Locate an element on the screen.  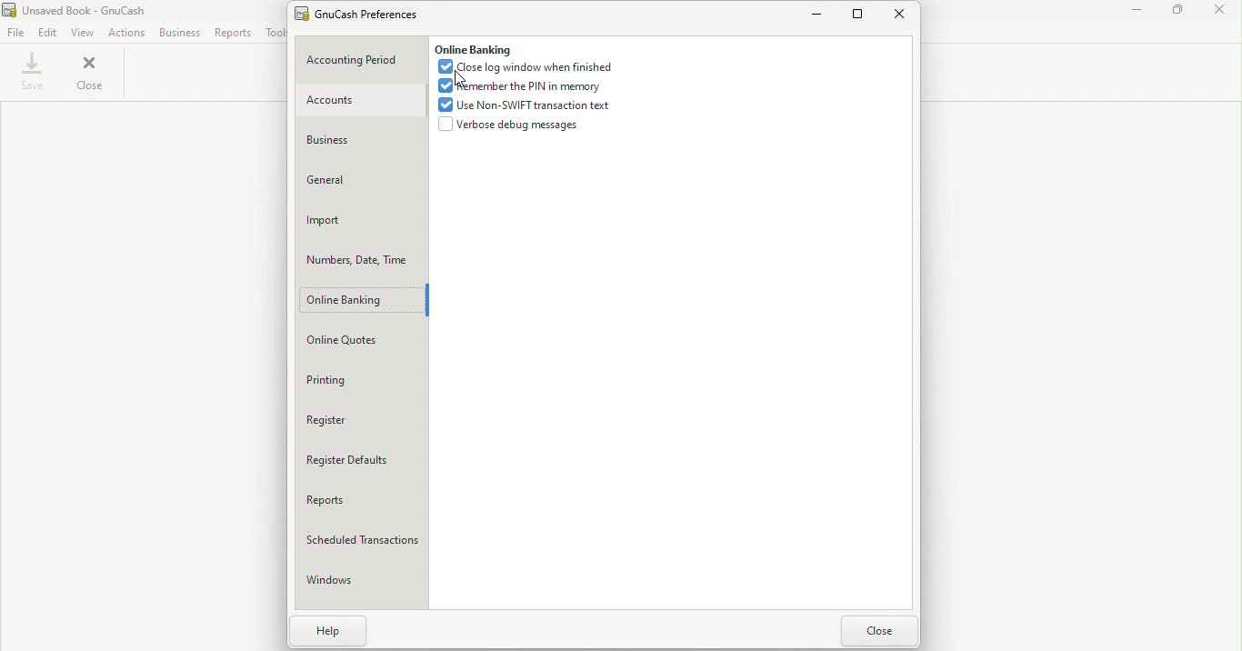
Close is located at coordinates (903, 15).